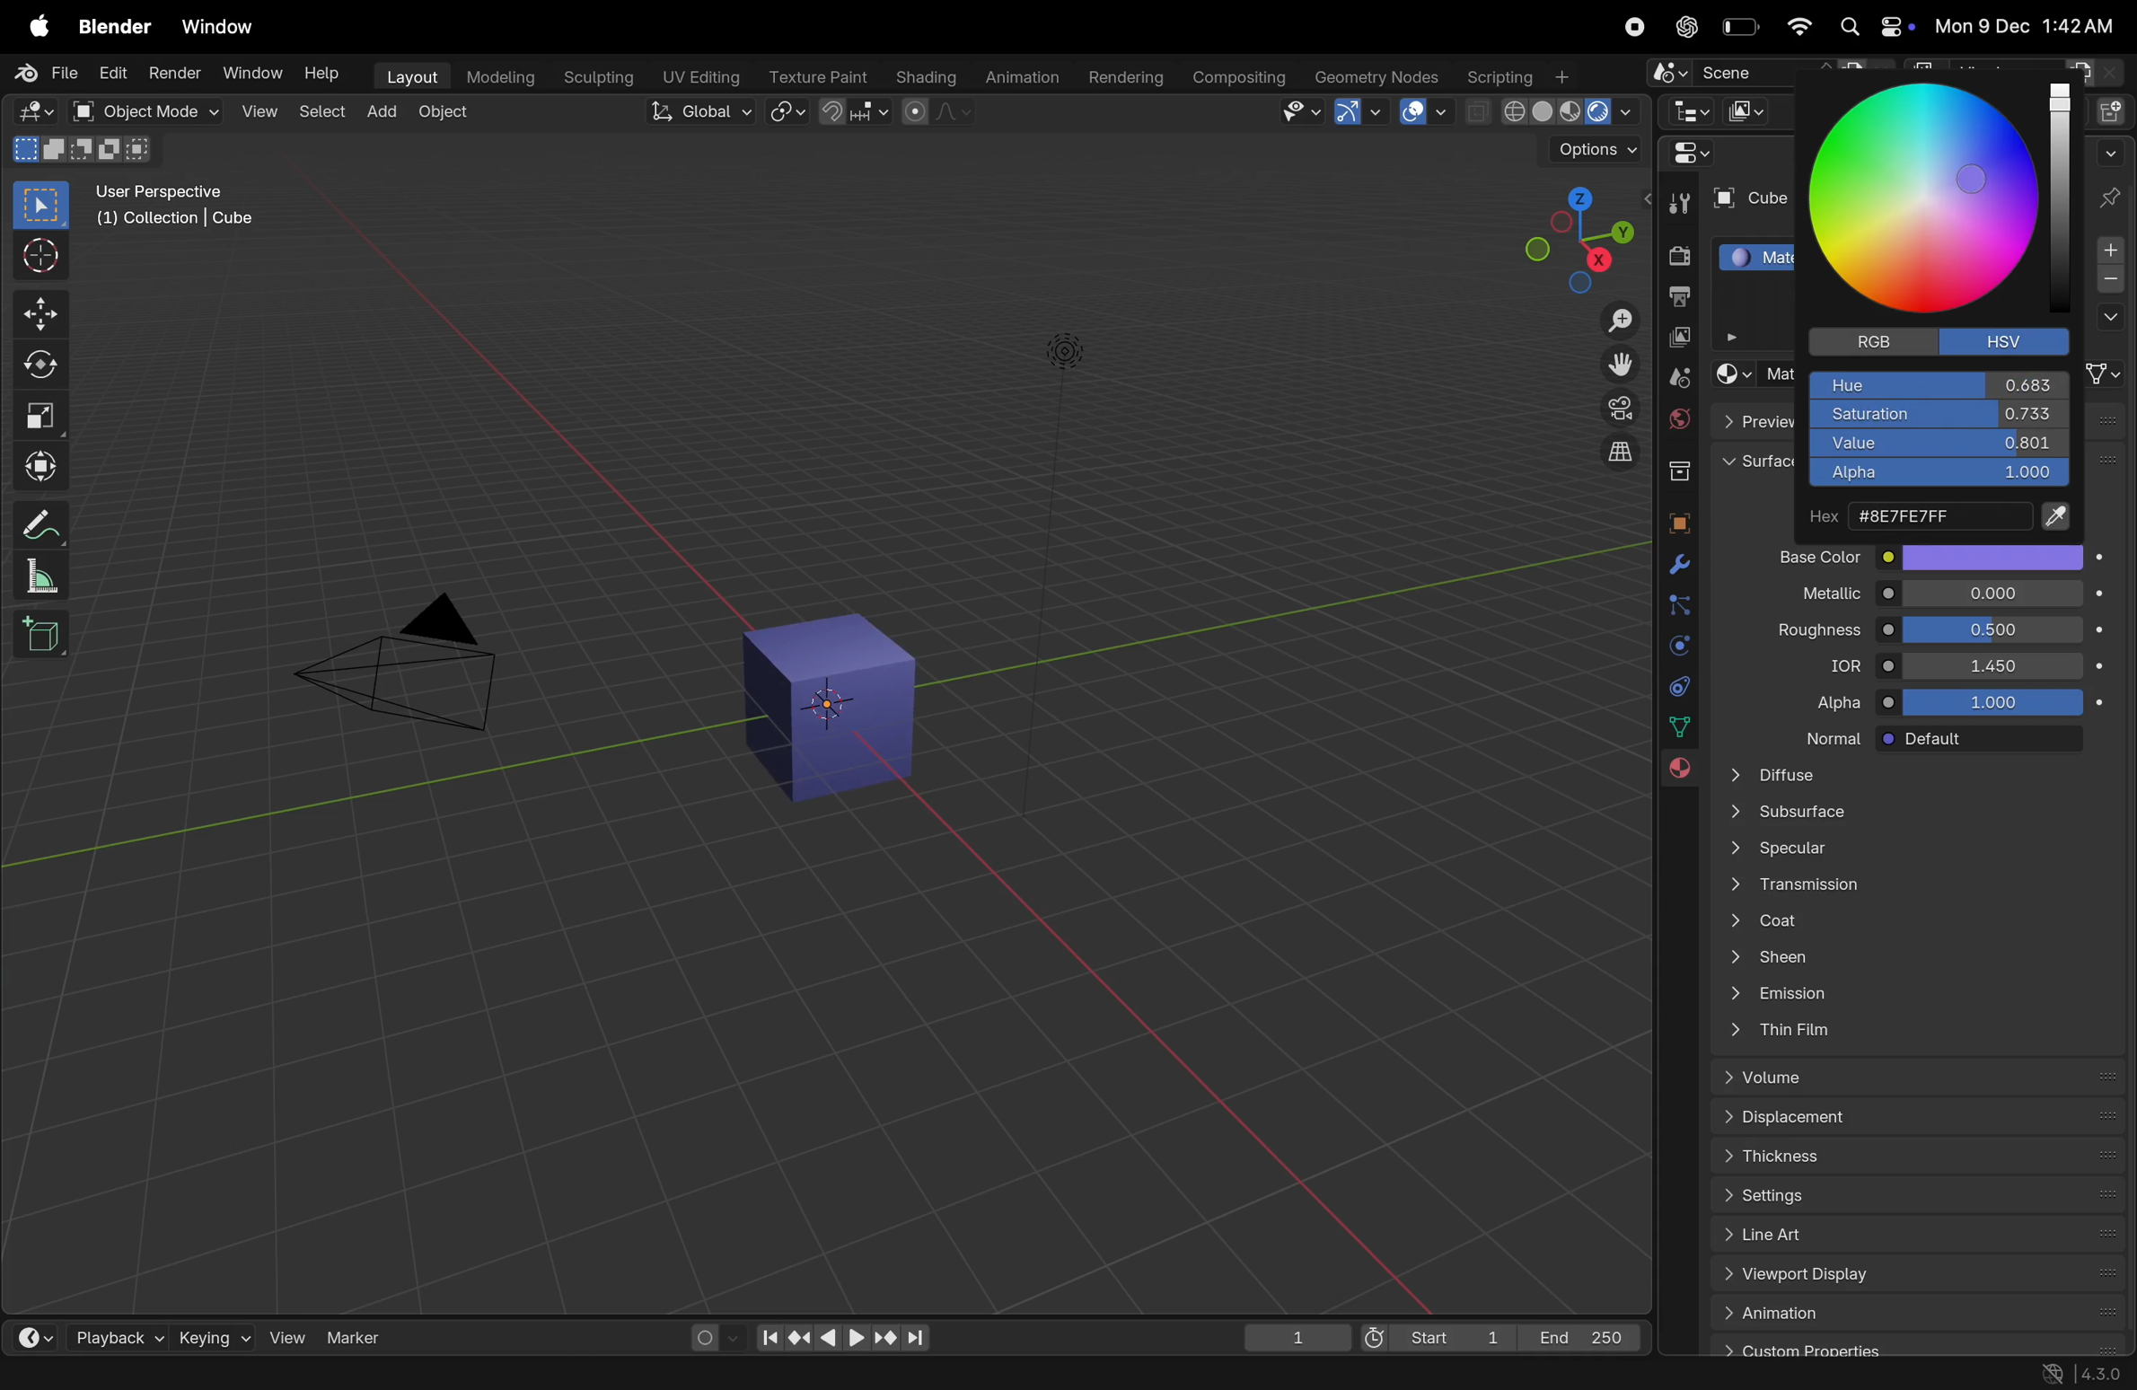  Describe the element at coordinates (237, 1373) in the screenshot. I see `pan view` at that location.